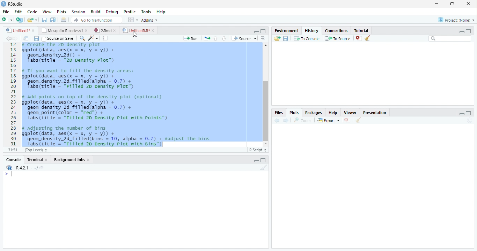 Image resolution: width=477 pixels, height=251 pixels. I want to click on maximize, so click(469, 31).